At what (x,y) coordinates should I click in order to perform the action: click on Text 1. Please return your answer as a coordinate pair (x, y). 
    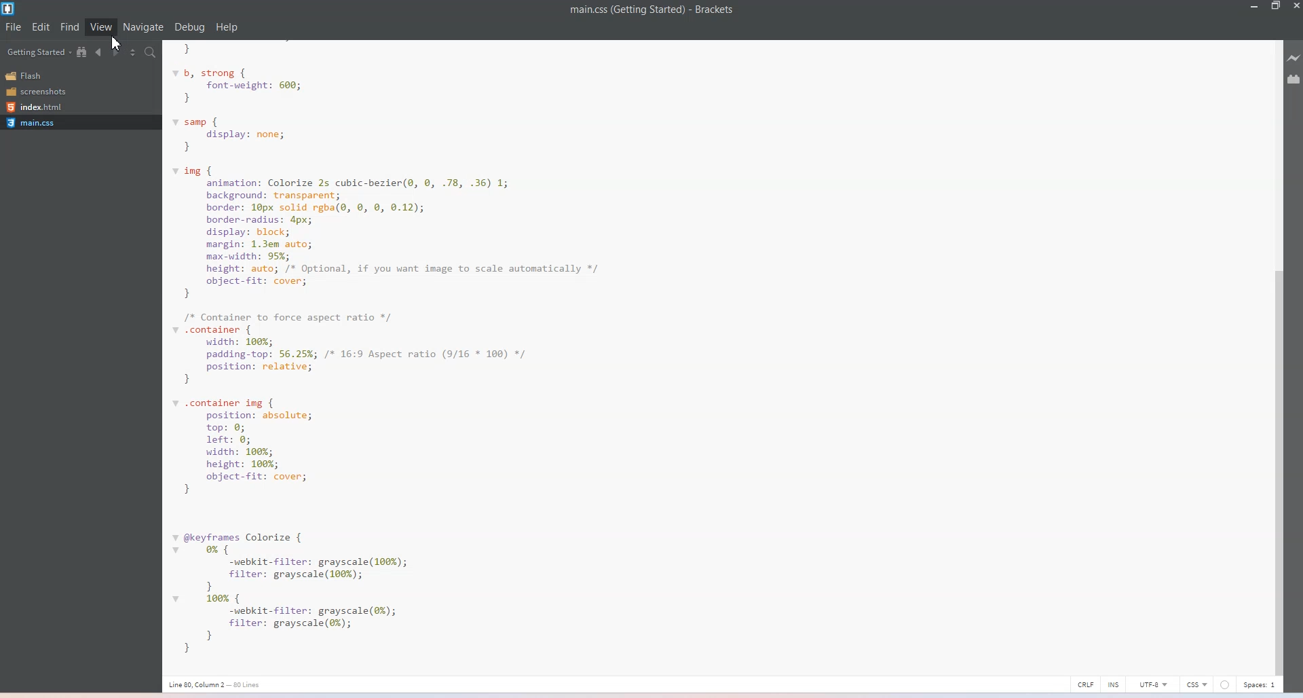
    Looking at the image, I should click on (654, 12).